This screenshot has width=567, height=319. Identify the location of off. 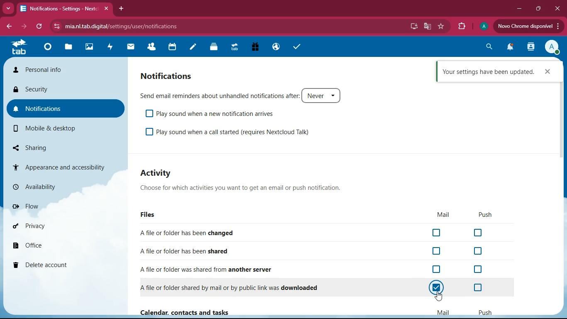
(481, 287).